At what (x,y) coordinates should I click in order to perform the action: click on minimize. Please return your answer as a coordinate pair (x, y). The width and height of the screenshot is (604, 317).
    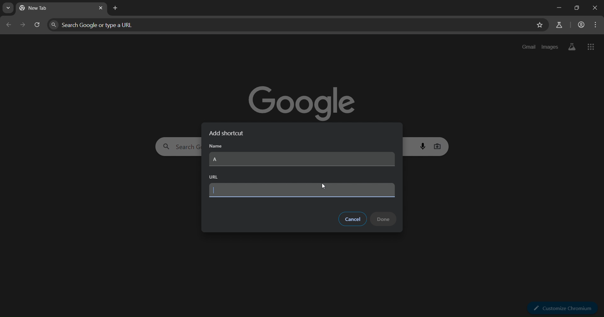
    Looking at the image, I should click on (557, 9).